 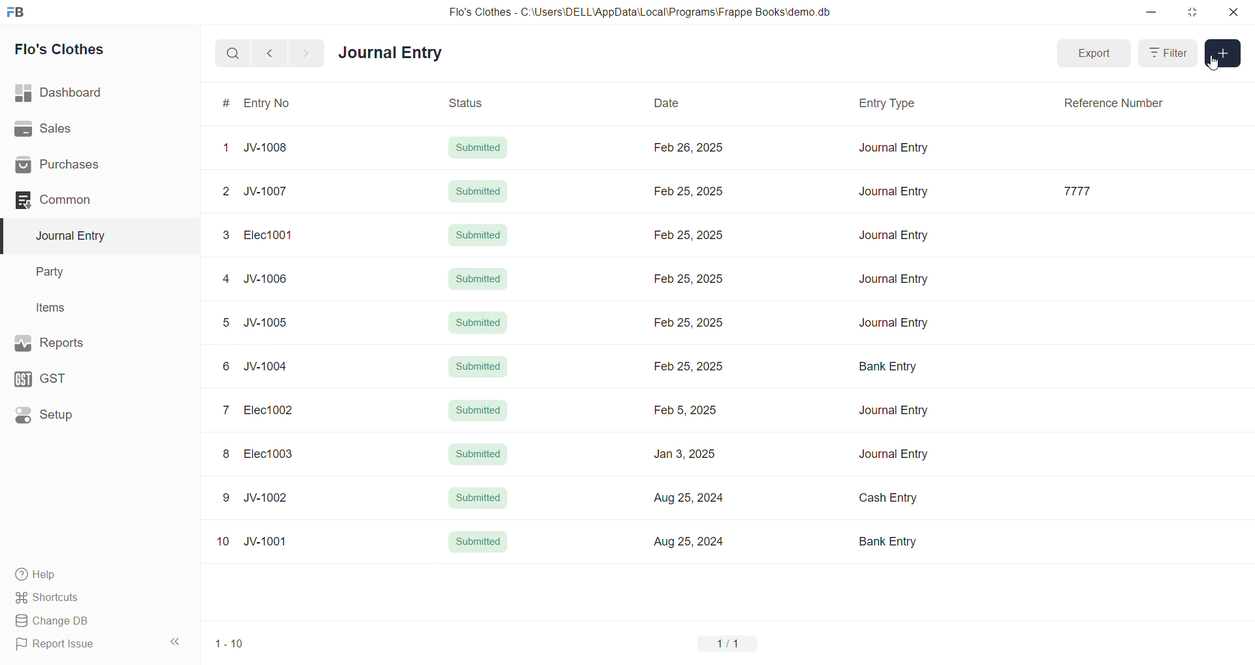 What do you see at coordinates (227, 410) in the screenshot?
I see `7` at bounding box center [227, 410].